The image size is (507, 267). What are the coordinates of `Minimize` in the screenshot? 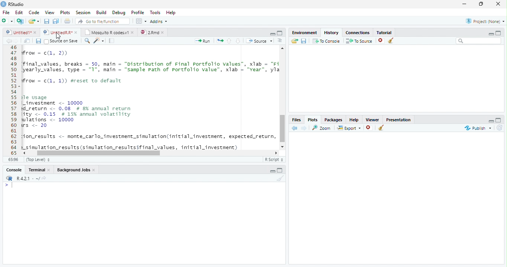 It's located at (466, 4).